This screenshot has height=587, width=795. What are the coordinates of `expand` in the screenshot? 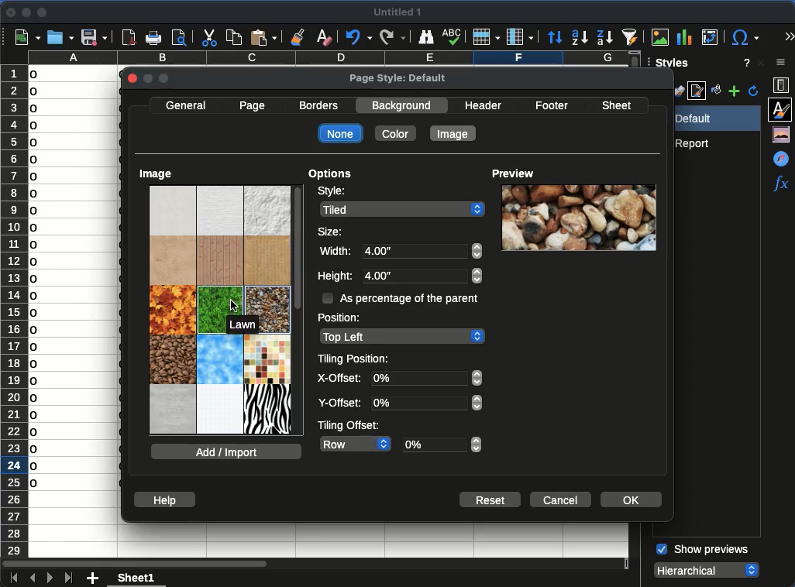 It's located at (787, 35).